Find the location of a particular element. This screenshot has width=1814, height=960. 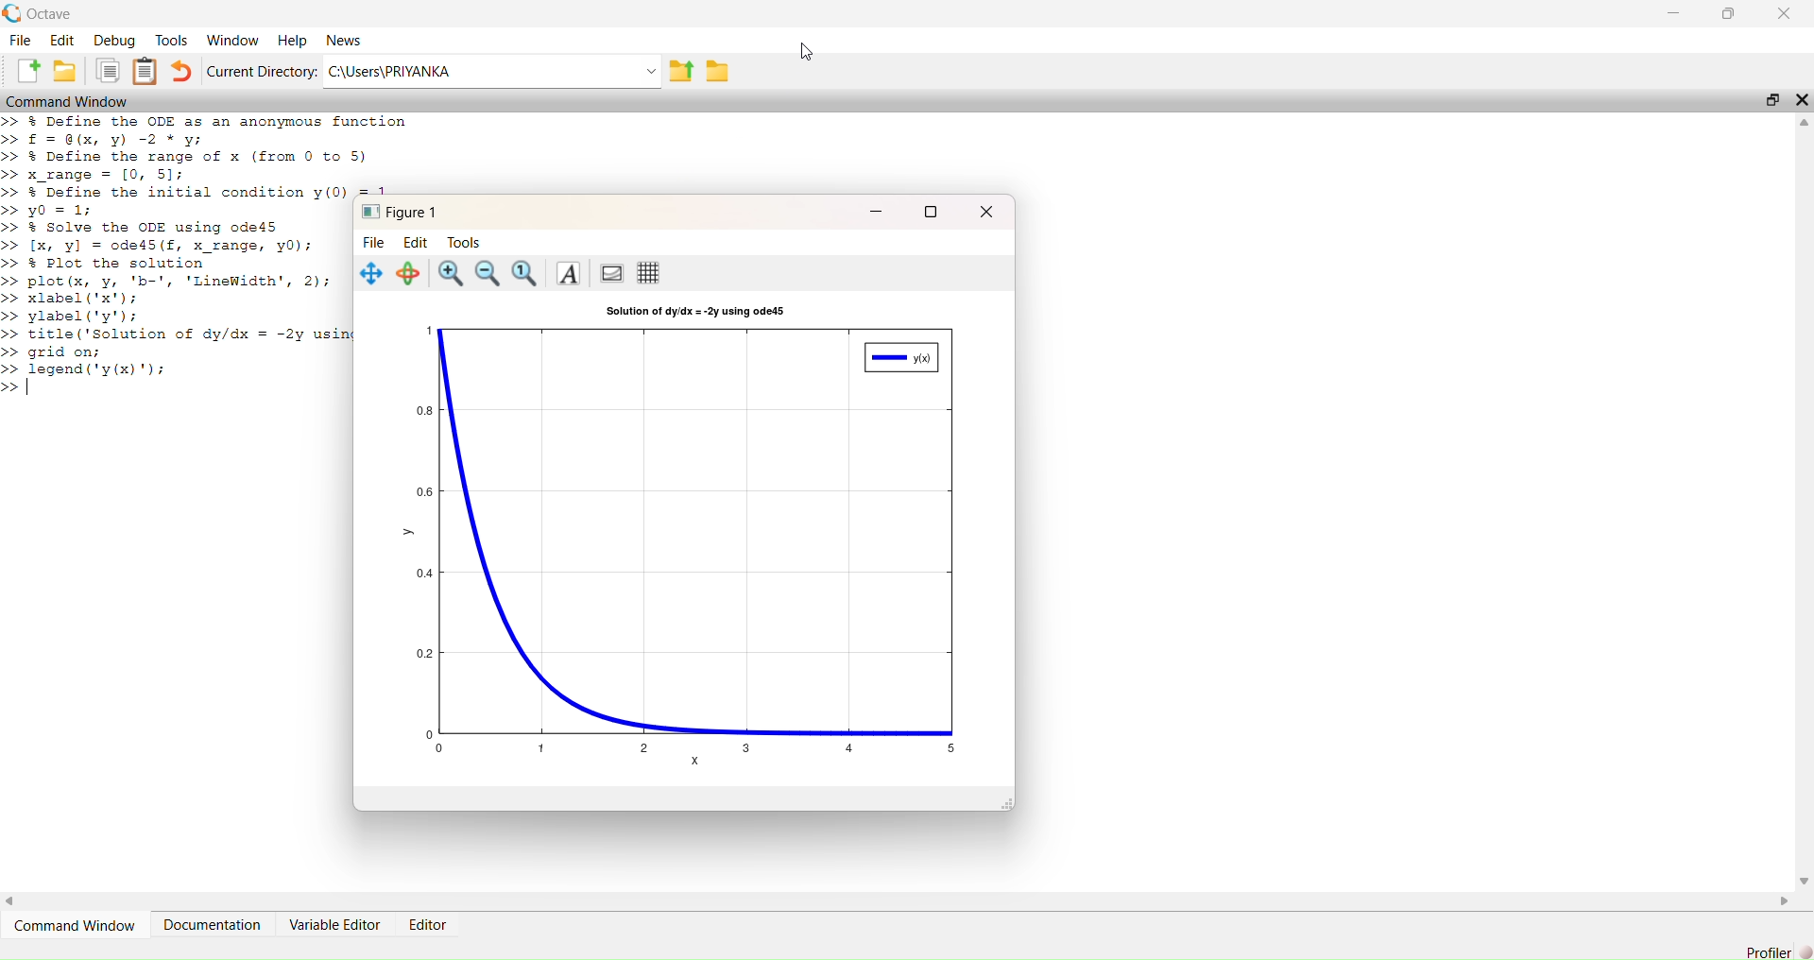

Zoom in is located at coordinates (450, 273).